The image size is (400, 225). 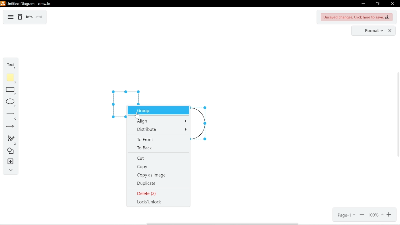 What do you see at coordinates (158, 184) in the screenshot?
I see `duplicate` at bounding box center [158, 184].